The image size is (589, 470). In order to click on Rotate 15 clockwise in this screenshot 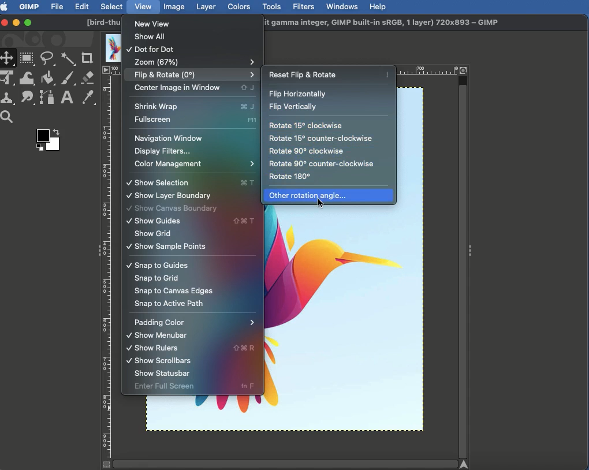, I will do `click(307, 126)`.